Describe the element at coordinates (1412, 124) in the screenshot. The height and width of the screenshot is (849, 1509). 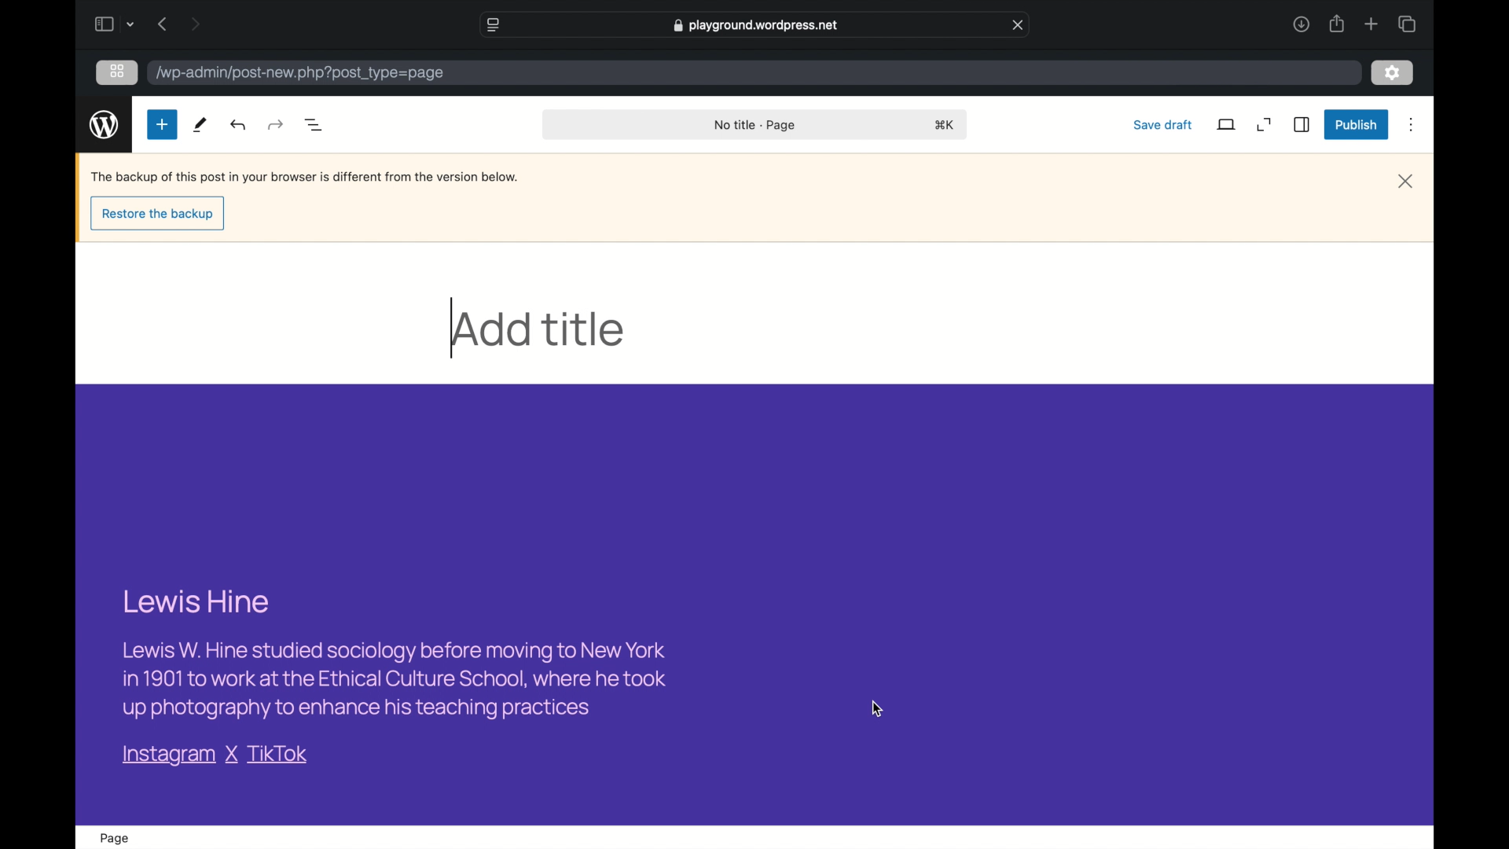
I see `more options` at that location.